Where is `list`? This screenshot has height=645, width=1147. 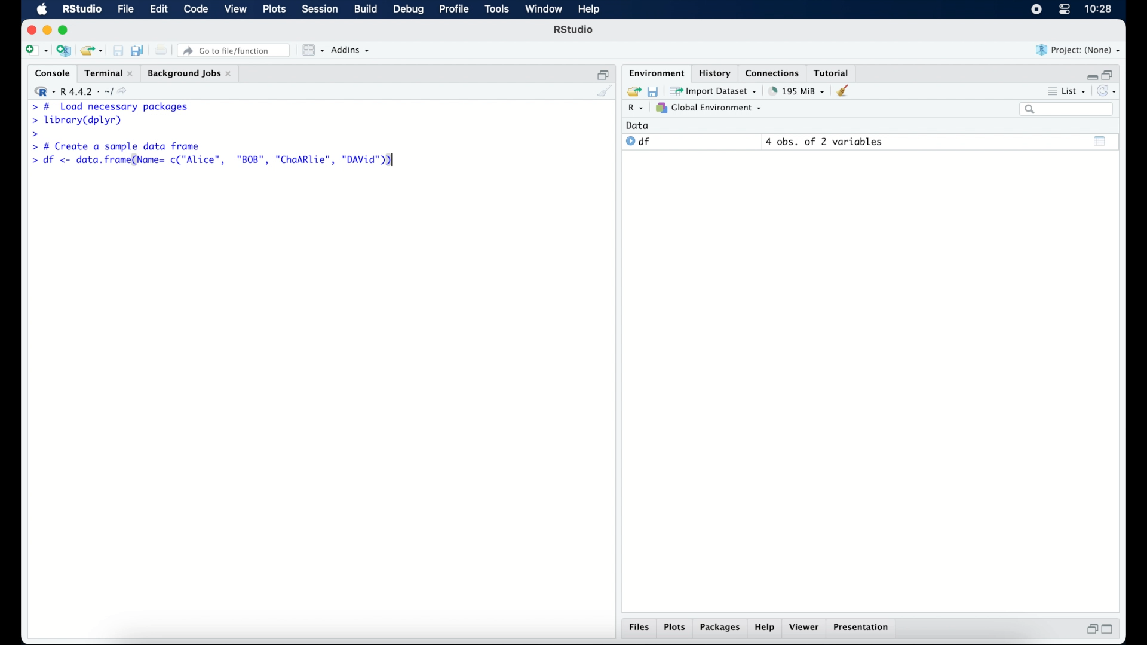 list is located at coordinates (1066, 93).